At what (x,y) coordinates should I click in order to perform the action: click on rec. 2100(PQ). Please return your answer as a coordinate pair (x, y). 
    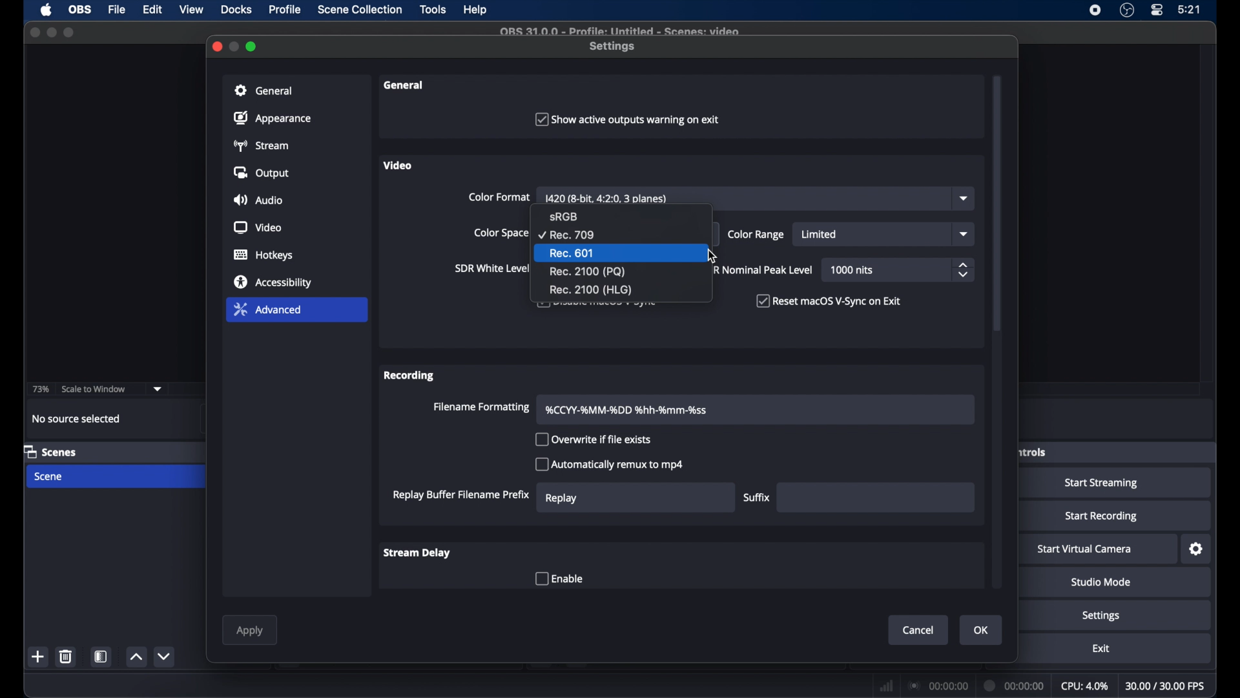
    Looking at the image, I should click on (586, 272).